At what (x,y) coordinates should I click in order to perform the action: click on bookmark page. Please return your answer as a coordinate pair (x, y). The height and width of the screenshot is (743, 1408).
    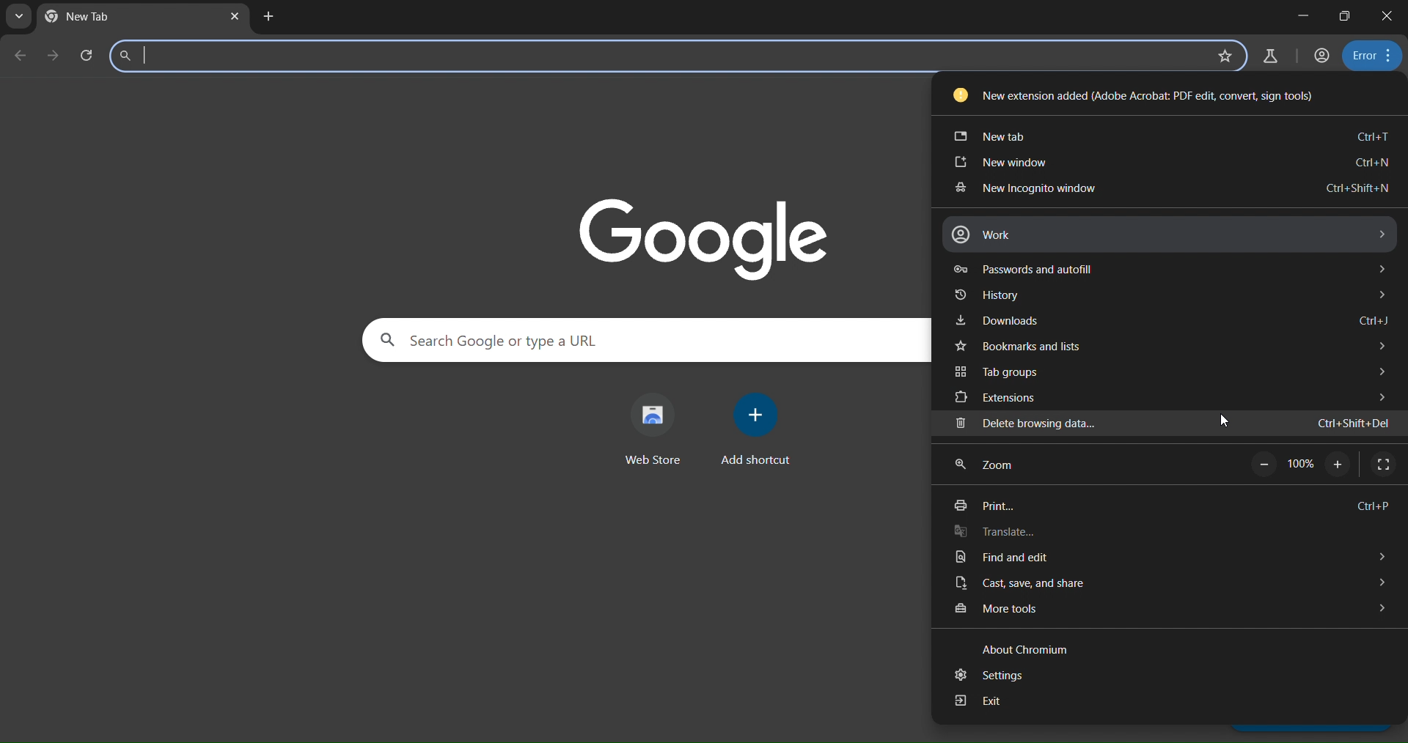
    Looking at the image, I should click on (1225, 56).